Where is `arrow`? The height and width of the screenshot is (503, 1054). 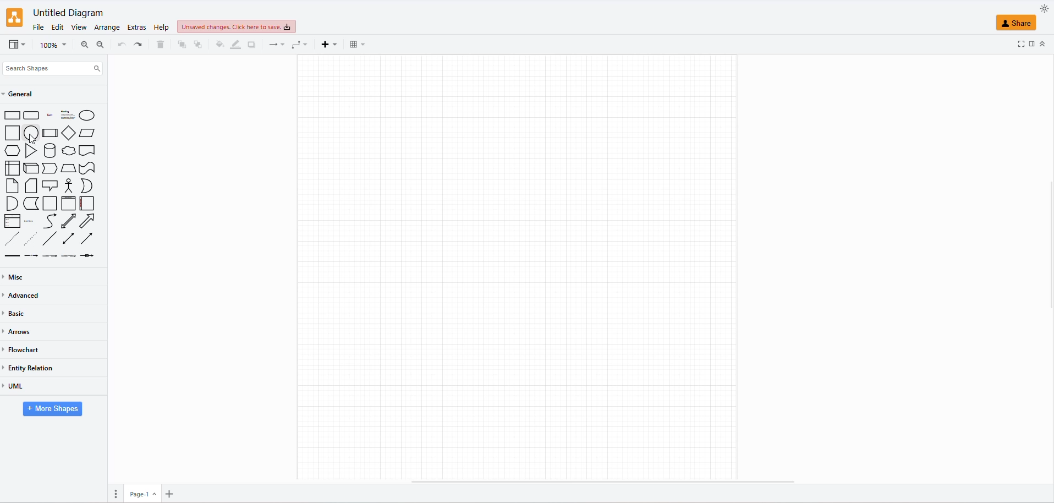
arrow is located at coordinates (64, 258).